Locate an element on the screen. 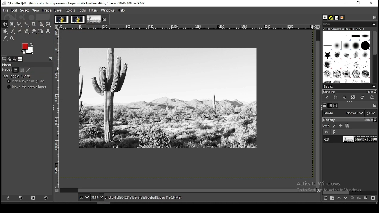 The image size is (379, 213). new layer is located at coordinates (326, 199).